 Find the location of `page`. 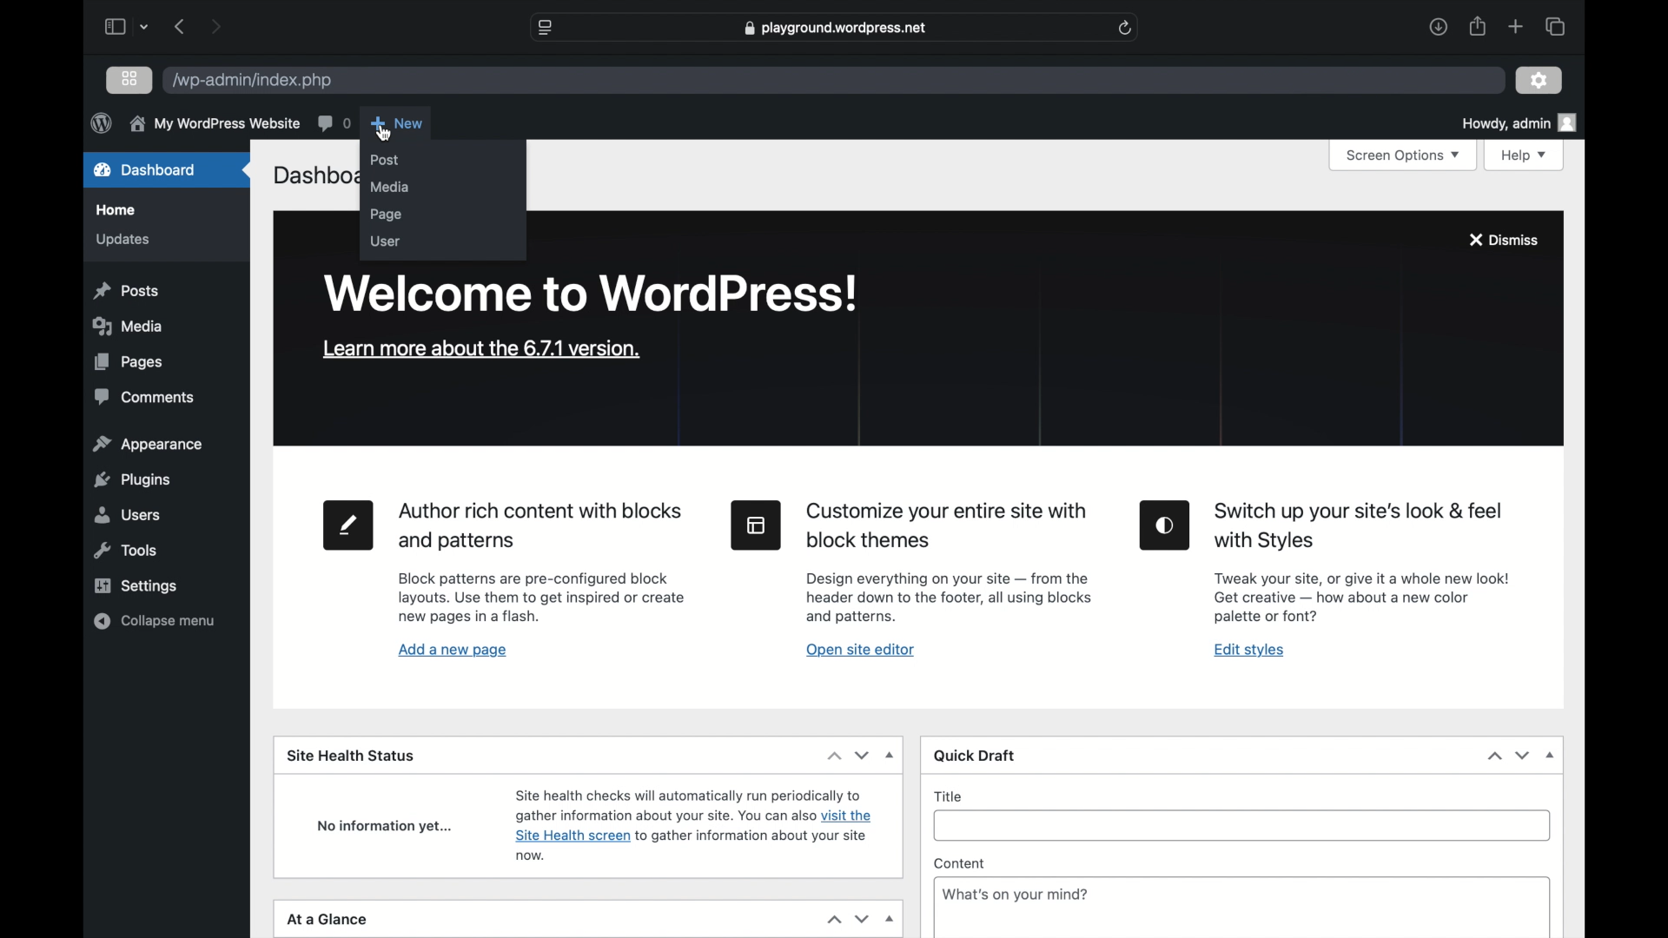

page is located at coordinates (387, 215).